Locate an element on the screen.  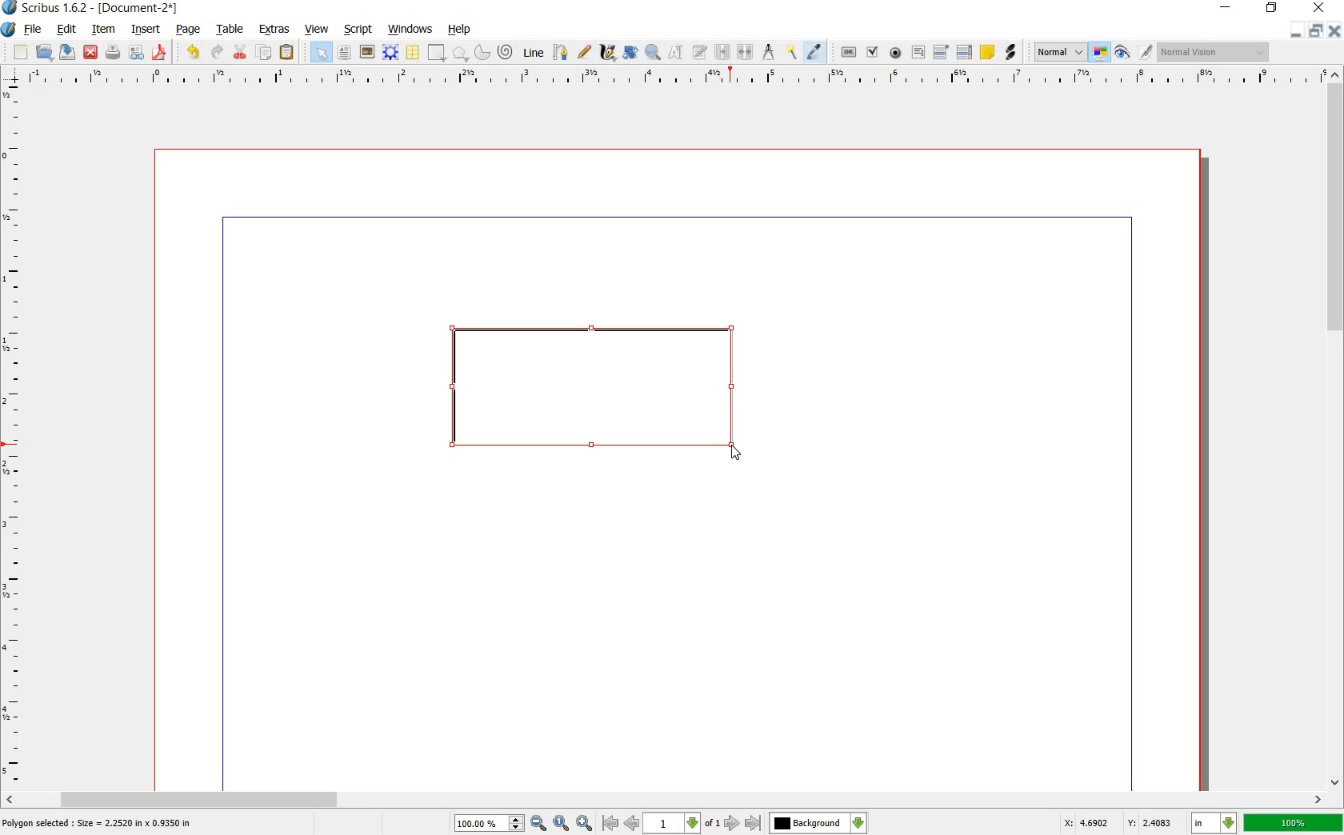
NEW is located at coordinates (20, 53).